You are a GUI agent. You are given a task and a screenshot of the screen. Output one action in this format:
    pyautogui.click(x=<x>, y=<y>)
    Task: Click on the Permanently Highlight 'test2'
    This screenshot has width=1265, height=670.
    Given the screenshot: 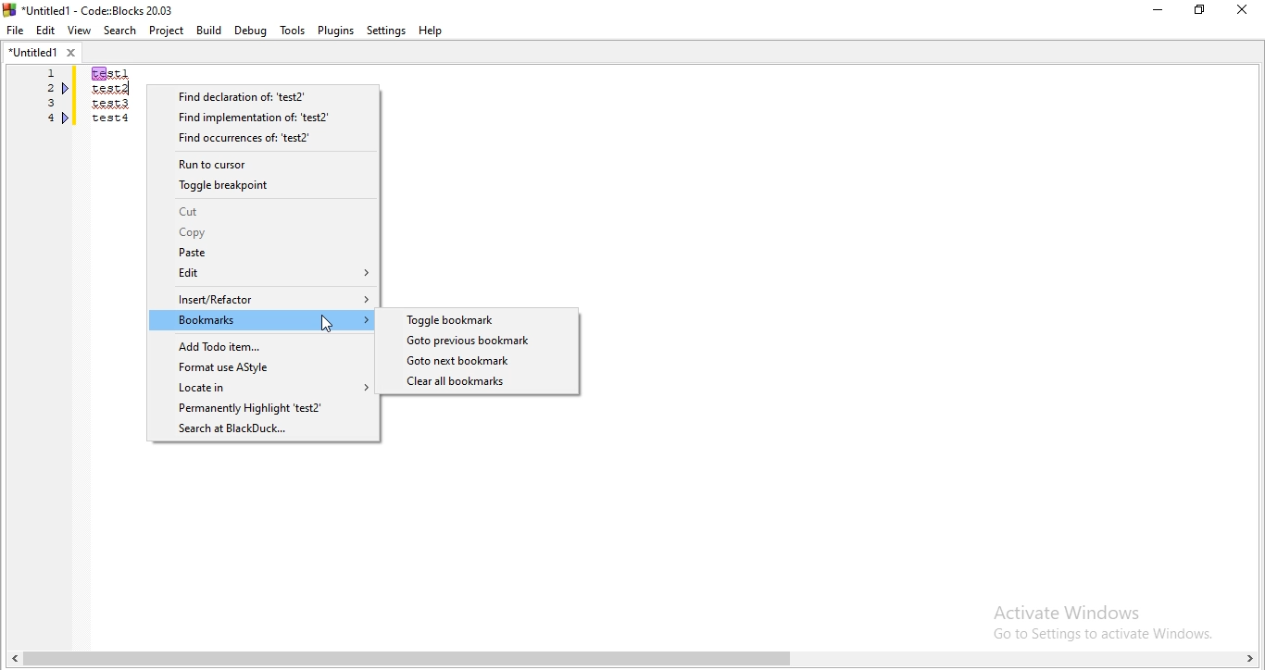 What is the action you would take?
    pyautogui.click(x=261, y=408)
    